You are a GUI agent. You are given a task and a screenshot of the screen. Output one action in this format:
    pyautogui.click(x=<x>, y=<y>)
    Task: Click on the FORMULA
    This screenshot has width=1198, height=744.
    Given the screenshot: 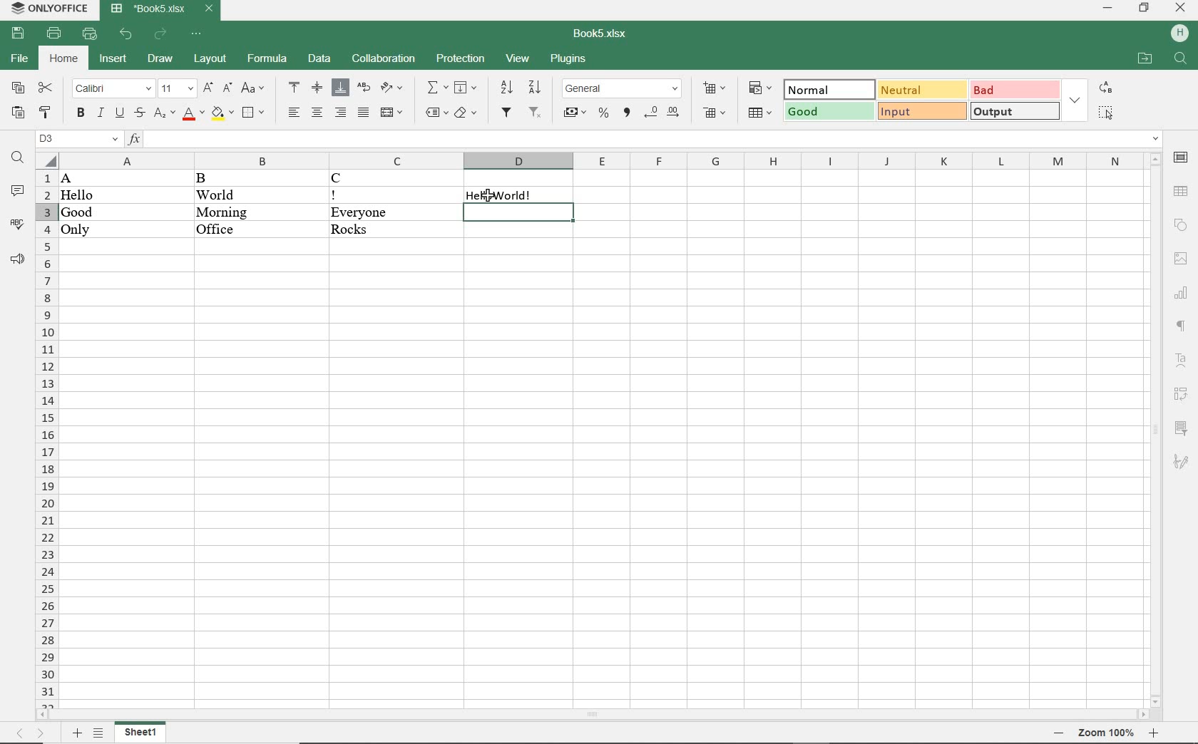 What is the action you would take?
    pyautogui.click(x=265, y=60)
    